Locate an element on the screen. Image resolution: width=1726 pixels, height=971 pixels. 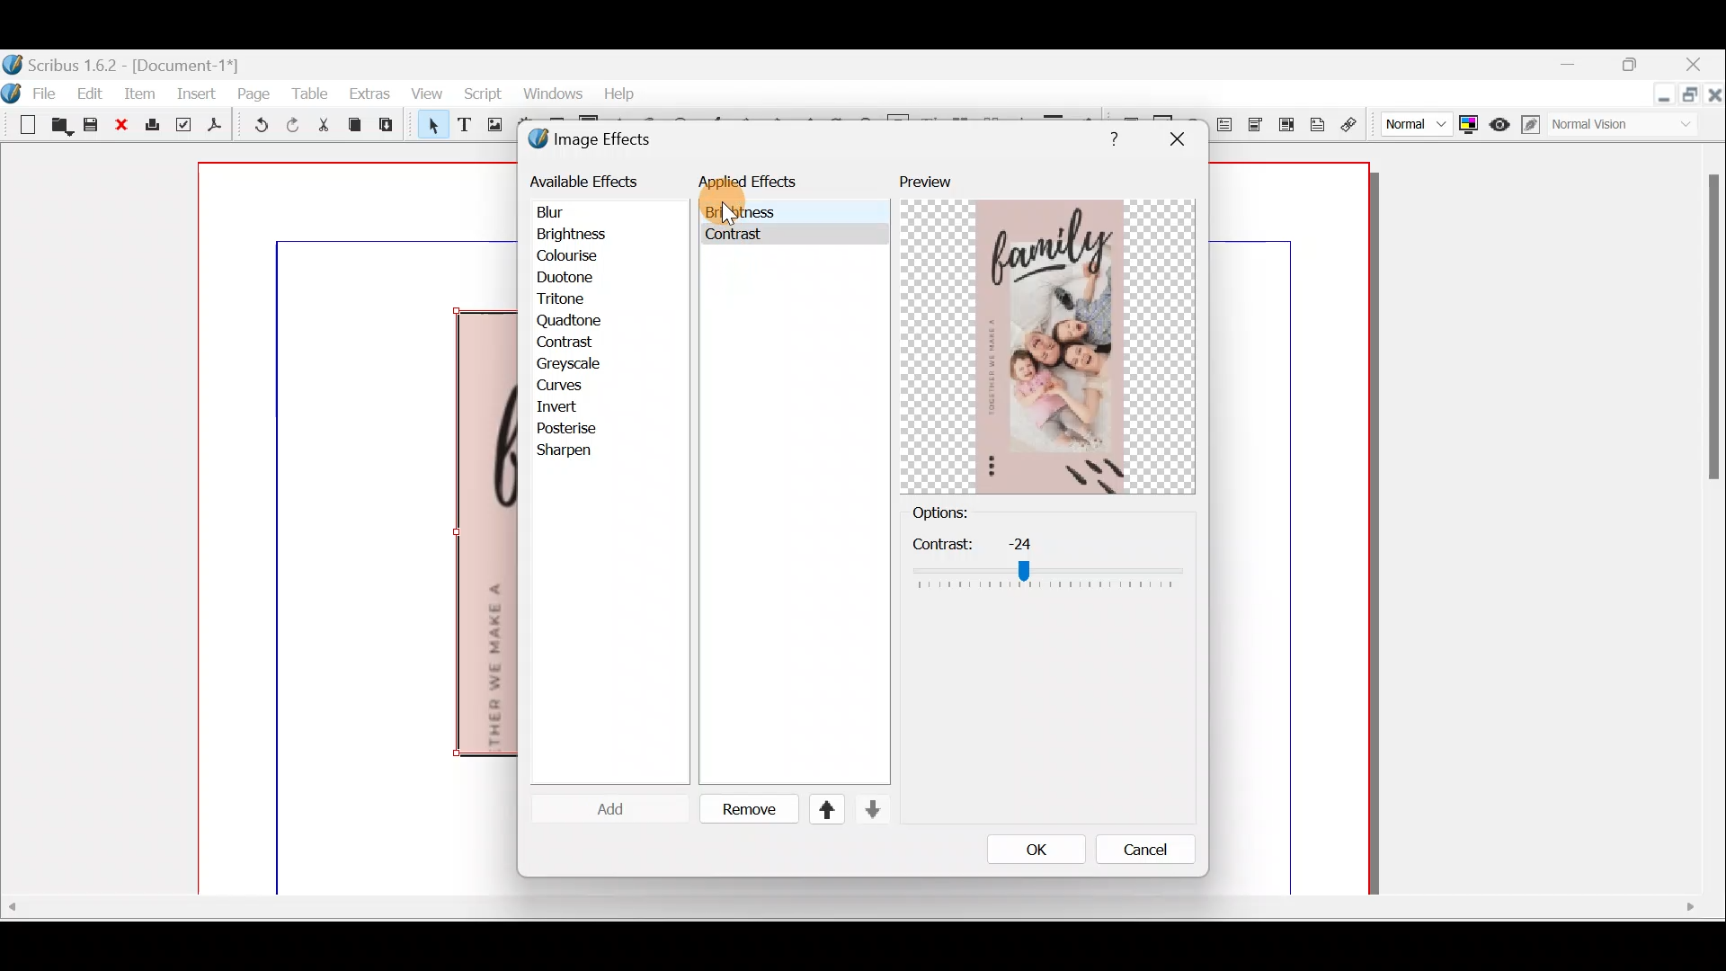
Select item is located at coordinates (429, 128).